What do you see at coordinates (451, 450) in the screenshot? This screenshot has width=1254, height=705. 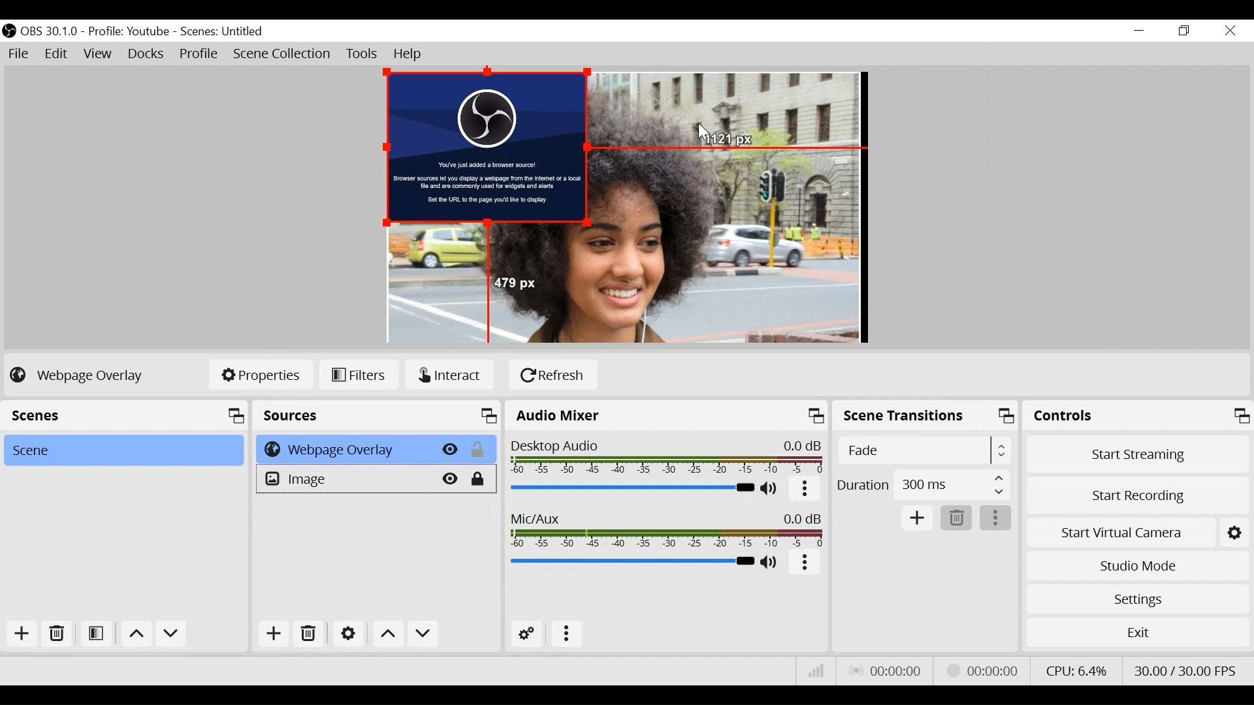 I see `Hide/Display` at bounding box center [451, 450].